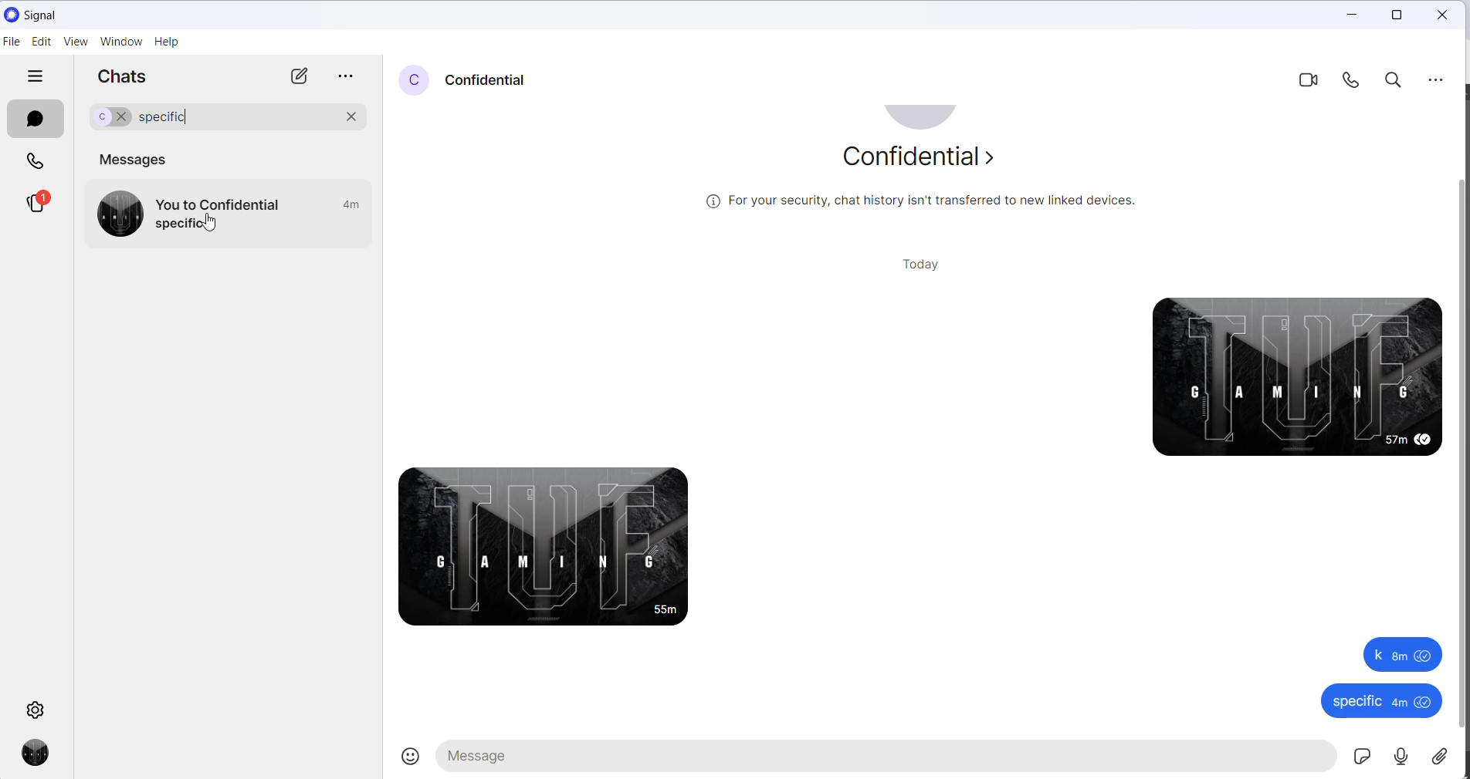 This screenshot has width=1470, height=779. I want to click on chats heading, so click(130, 81).